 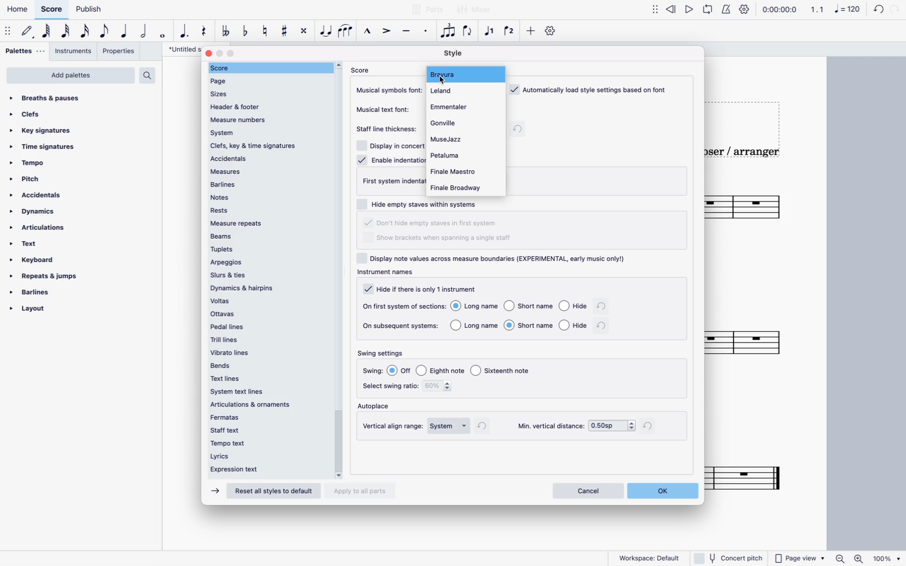 I want to click on Cross, so click(x=304, y=31).